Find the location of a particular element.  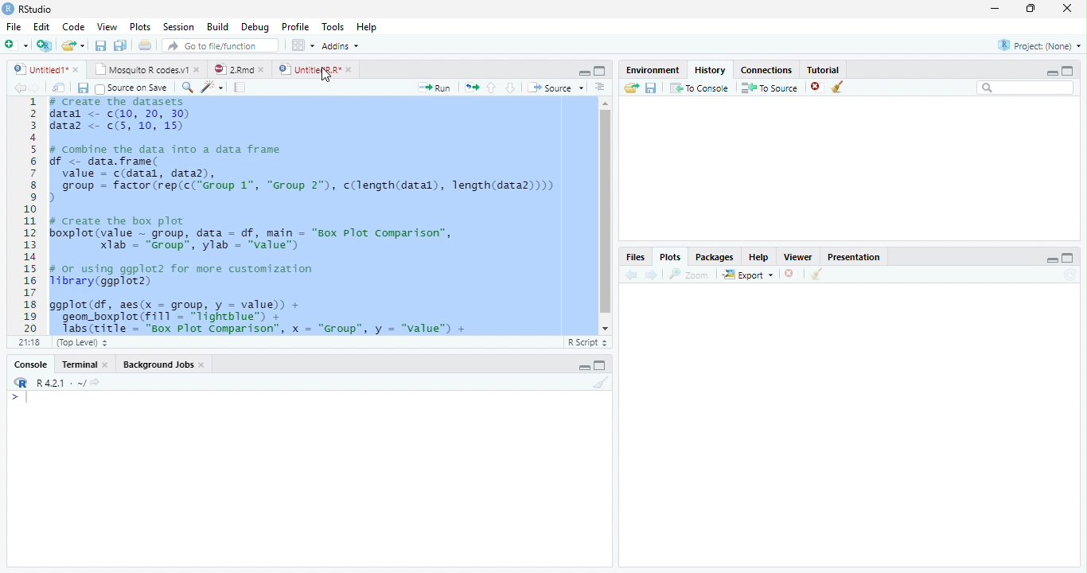

(Top Level) is located at coordinates (80, 343).